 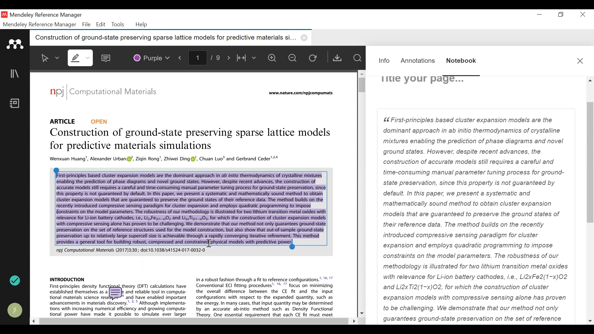 I want to click on Page, so click(x=476, y=217).